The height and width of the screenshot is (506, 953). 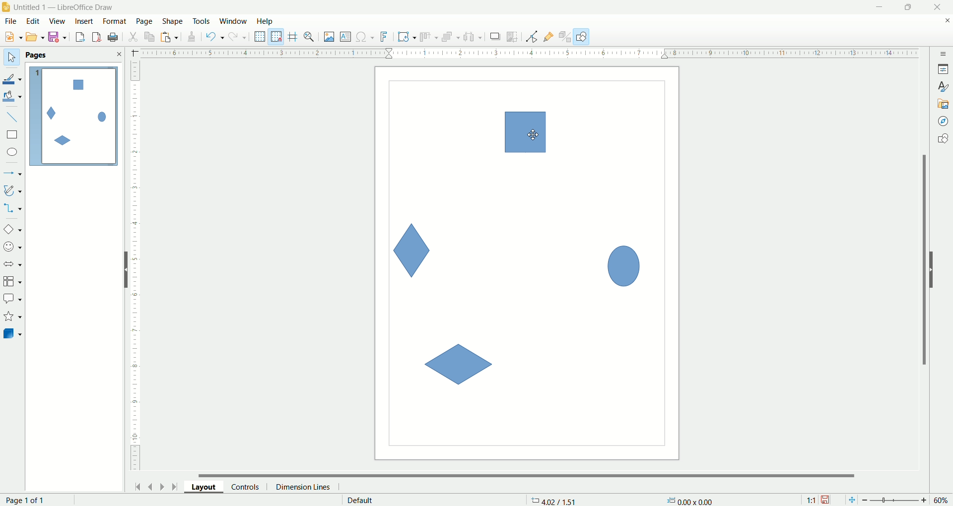 I want to click on insert image, so click(x=330, y=37).